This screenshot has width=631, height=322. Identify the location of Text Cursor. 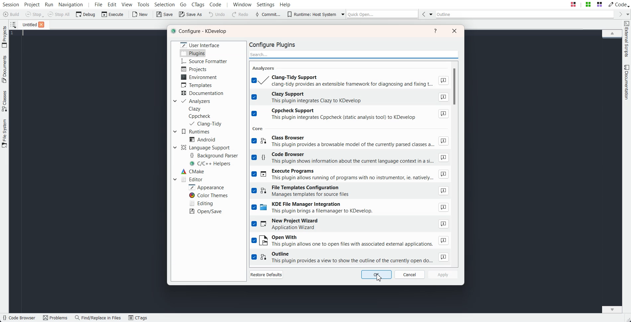
(24, 33).